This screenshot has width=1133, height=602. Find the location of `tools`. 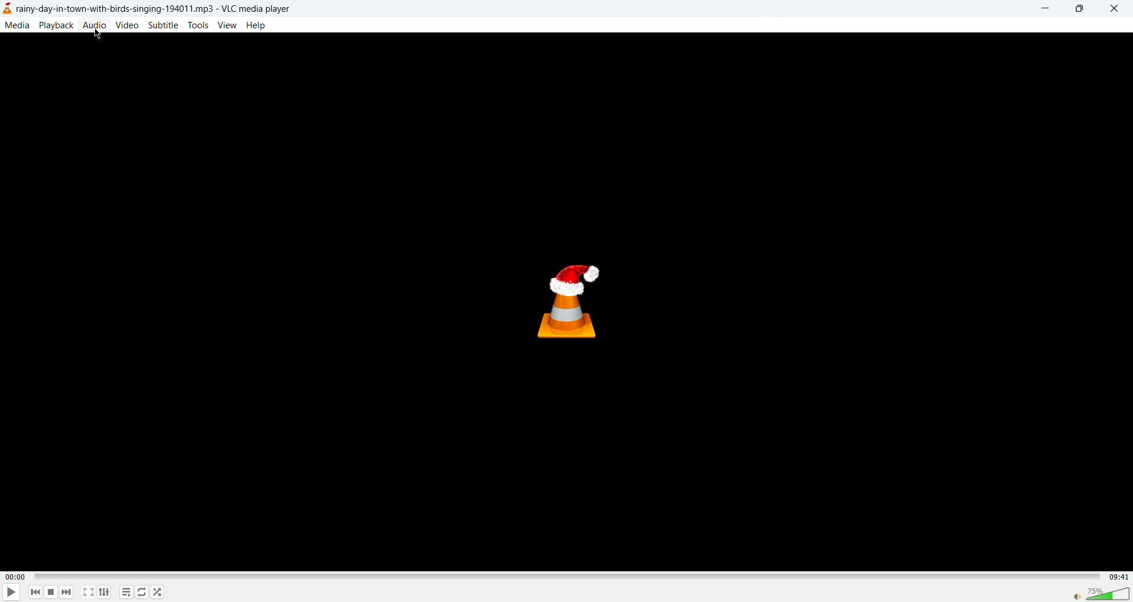

tools is located at coordinates (198, 24).